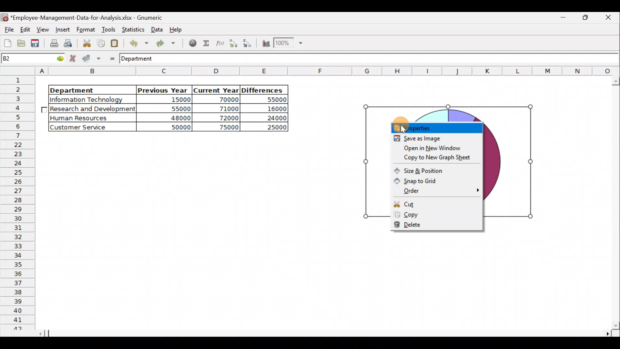 The image size is (620, 349). What do you see at coordinates (220, 128) in the screenshot?
I see `75000` at bounding box center [220, 128].